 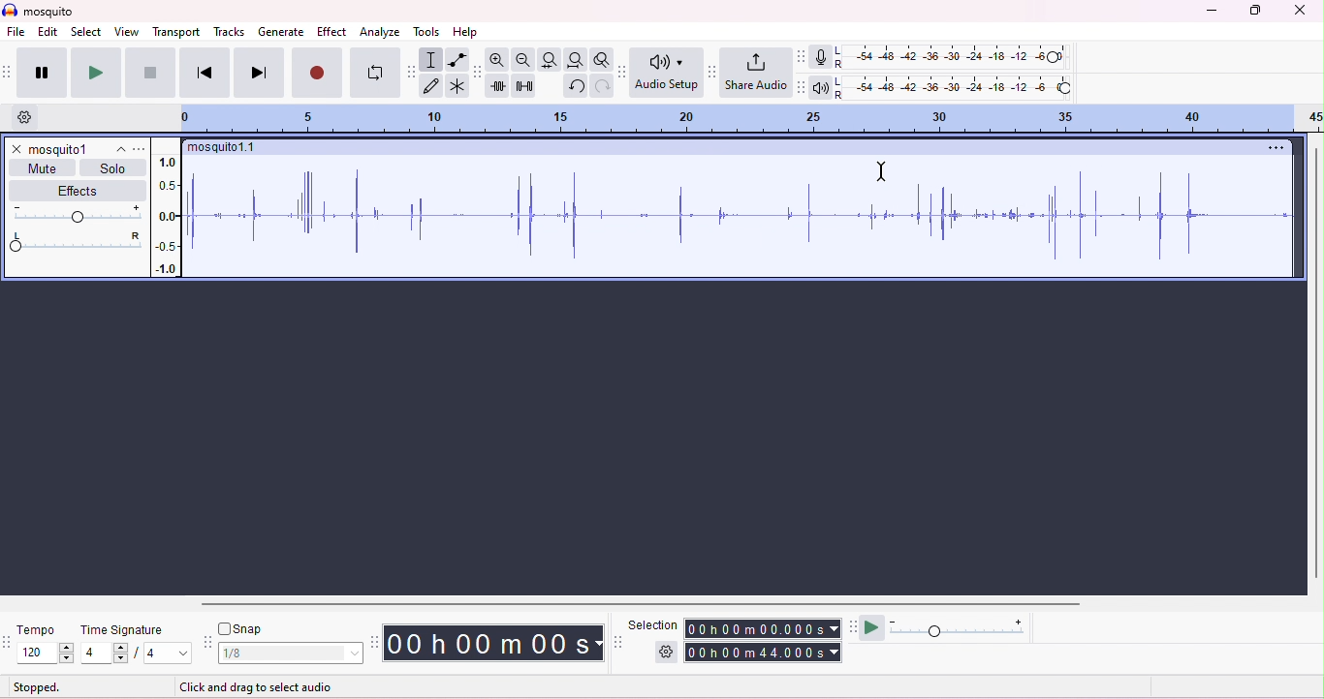 What do you see at coordinates (763, 653) in the screenshot?
I see `total time` at bounding box center [763, 653].